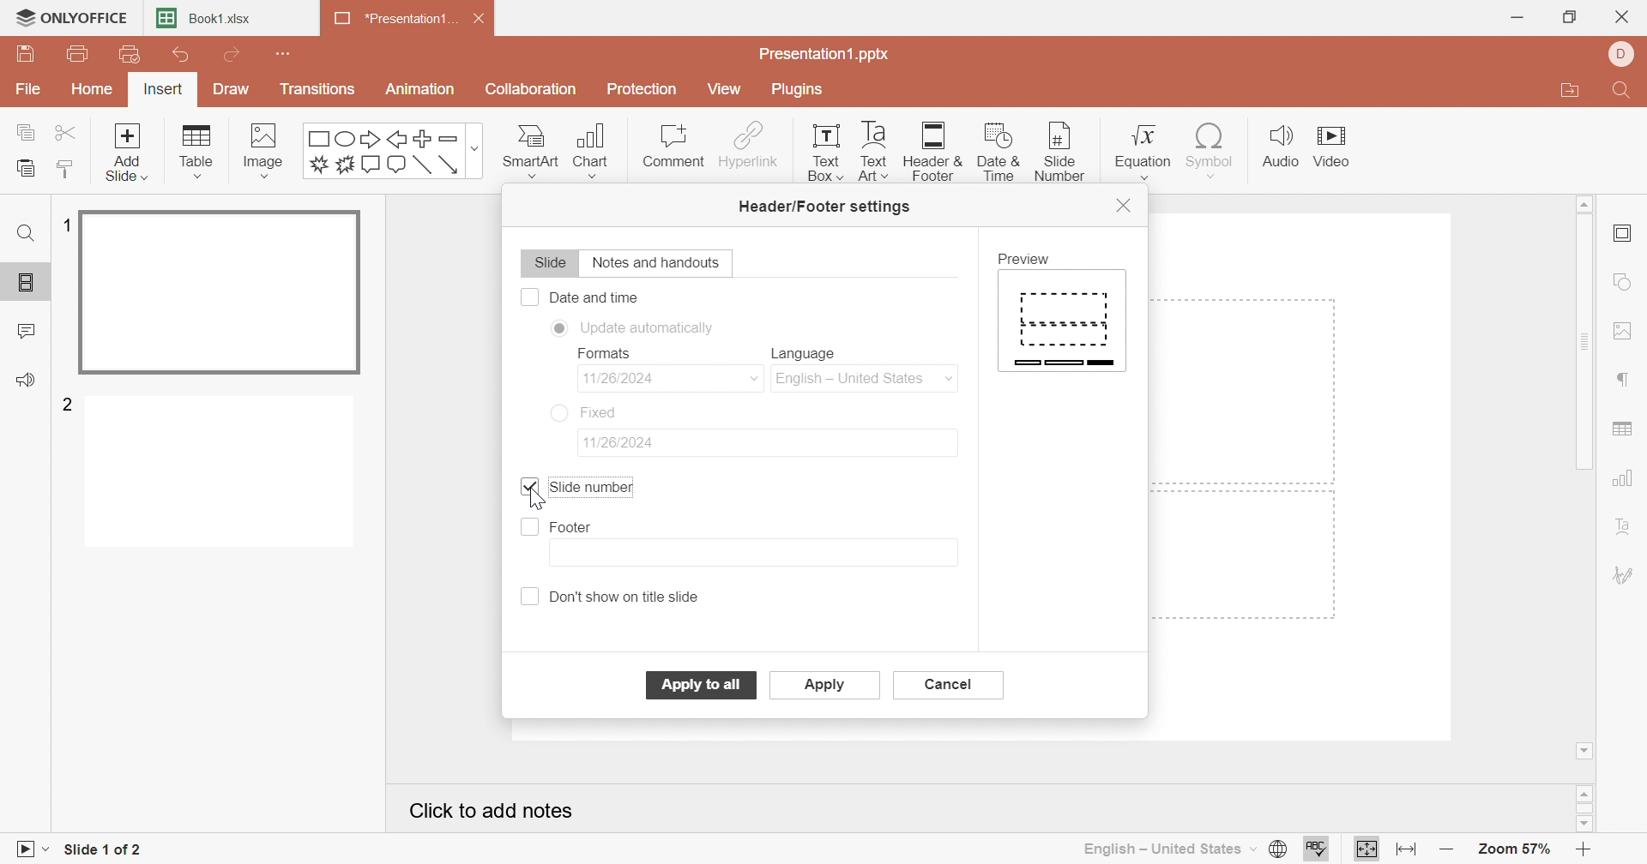  I want to click on Checkbox, so click(528, 489).